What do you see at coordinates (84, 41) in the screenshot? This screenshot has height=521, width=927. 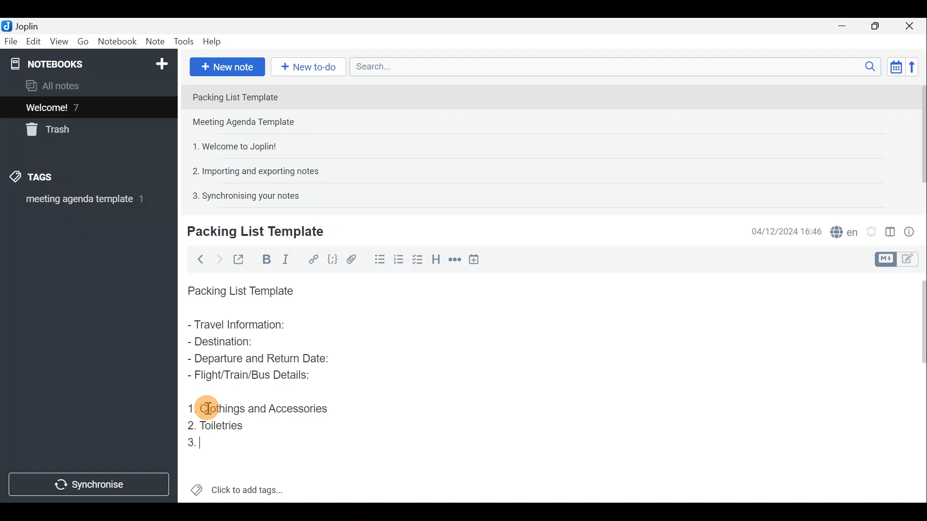 I see `Go` at bounding box center [84, 41].